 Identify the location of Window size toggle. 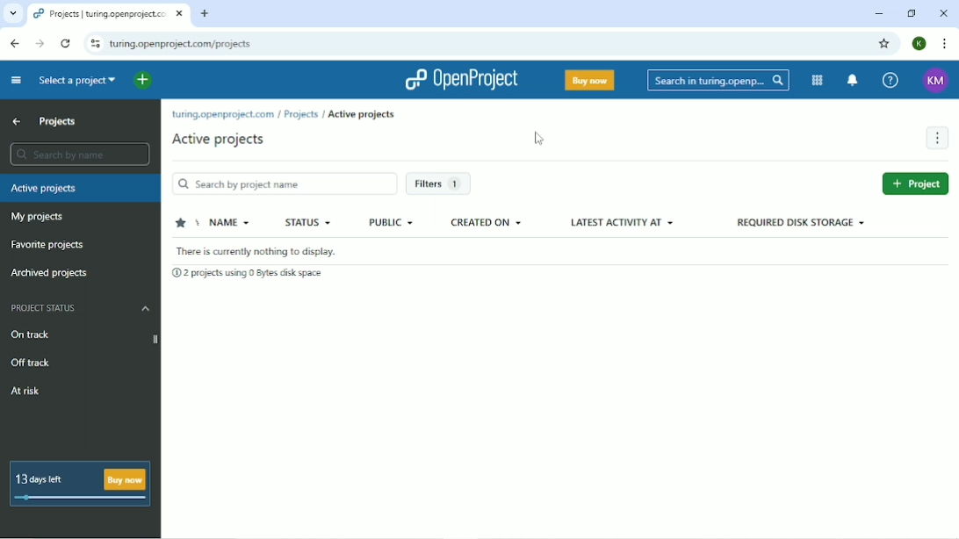
(912, 13).